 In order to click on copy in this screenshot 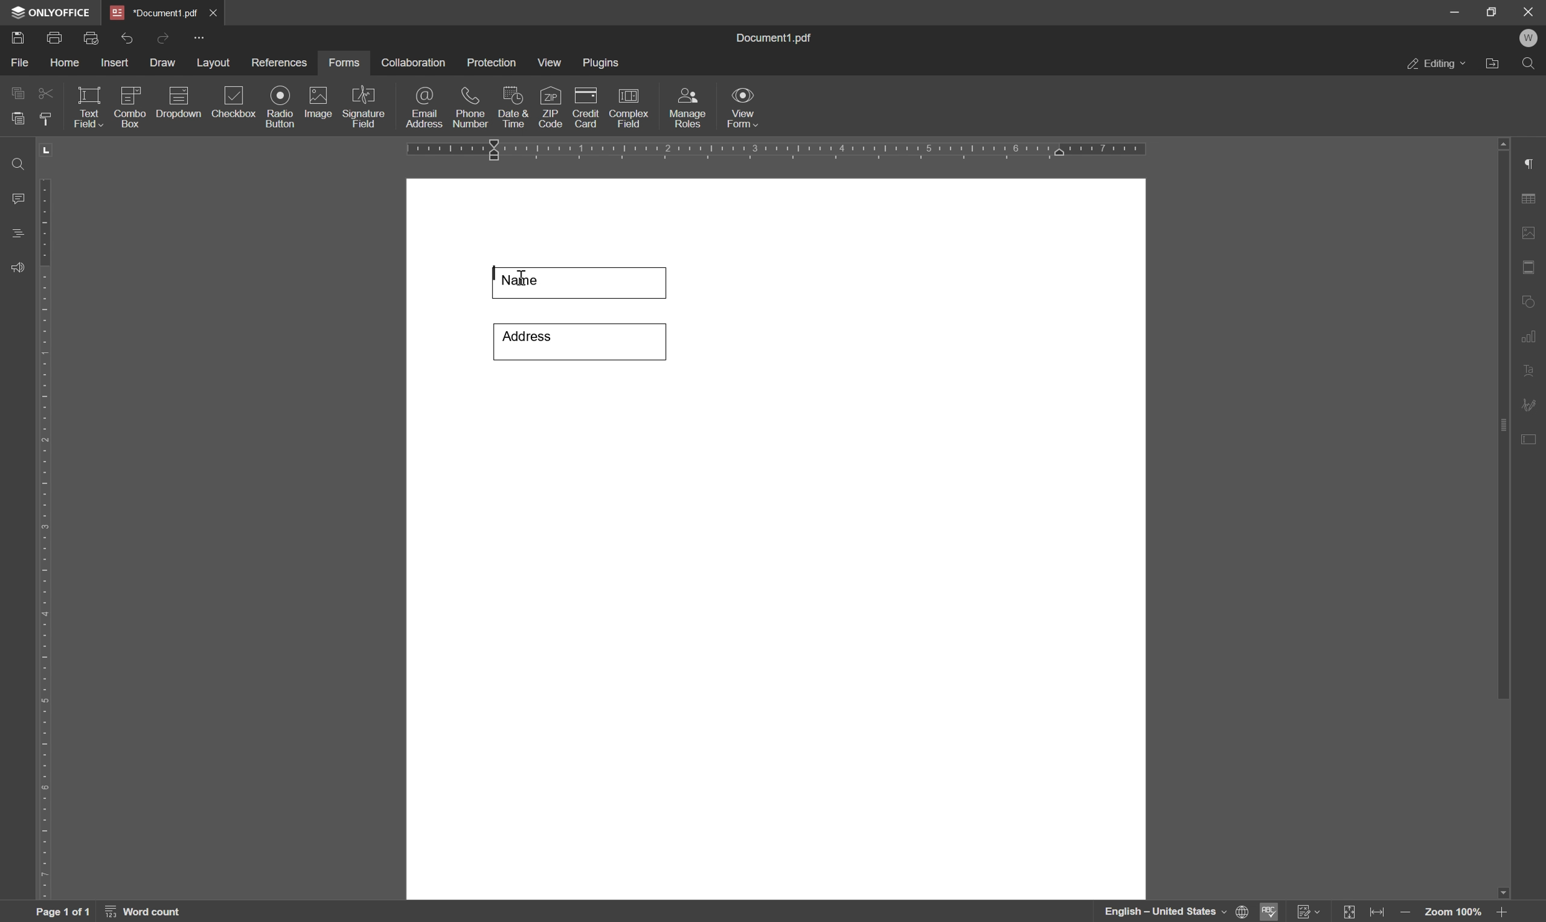, I will do `click(17, 91)`.